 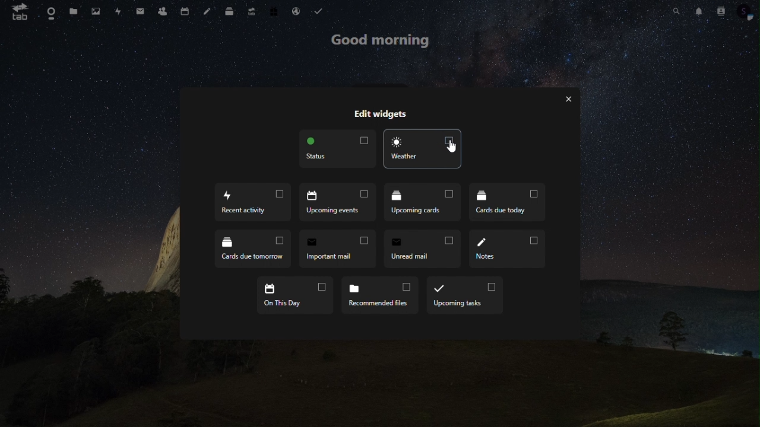 I want to click on unread mail, so click(x=426, y=248).